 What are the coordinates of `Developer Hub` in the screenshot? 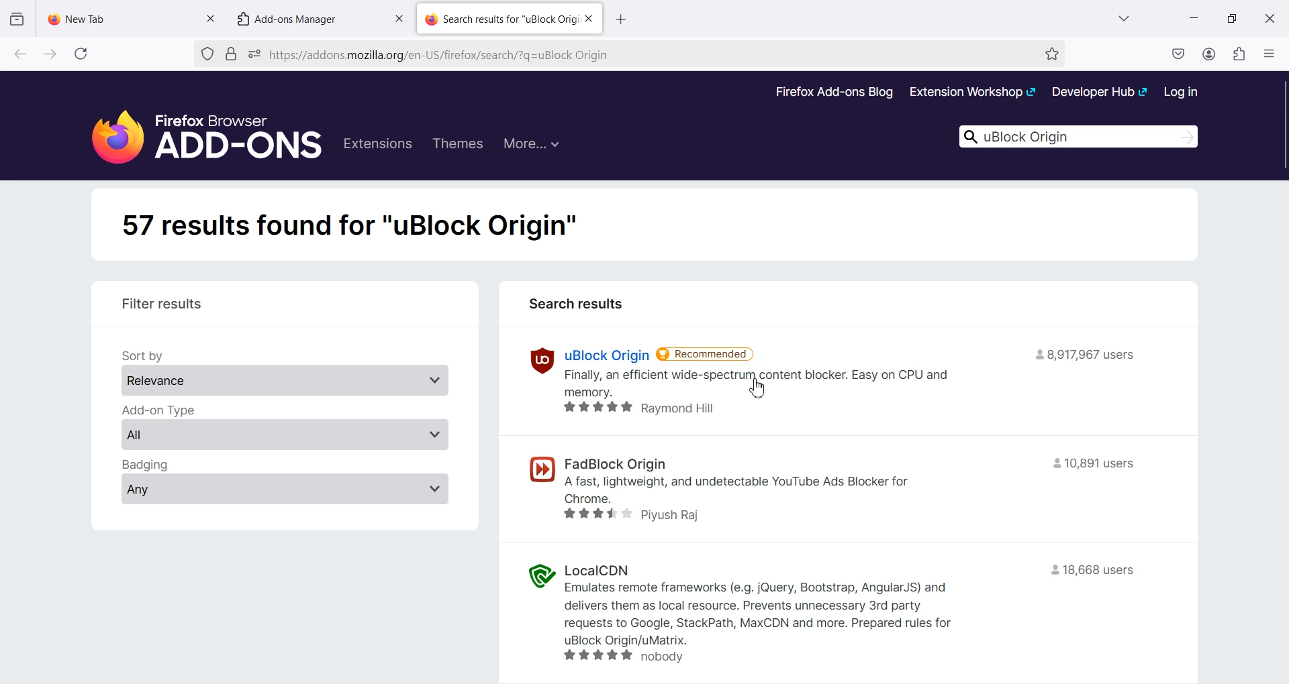 It's located at (1100, 91).